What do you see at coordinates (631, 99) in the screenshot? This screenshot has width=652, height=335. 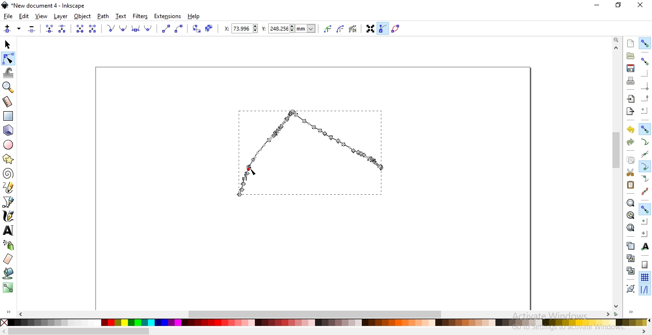 I see `import a bitmap` at bounding box center [631, 99].